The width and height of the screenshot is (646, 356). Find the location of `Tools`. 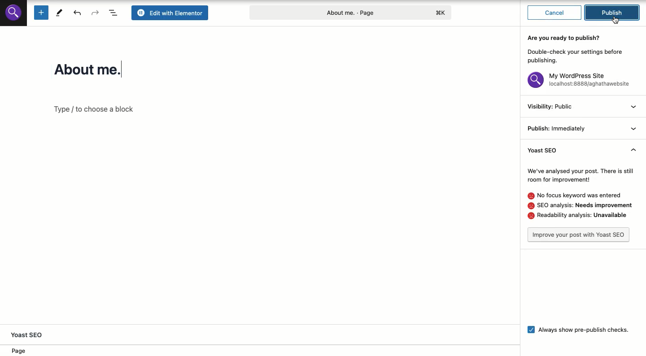

Tools is located at coordinates (59, 12).